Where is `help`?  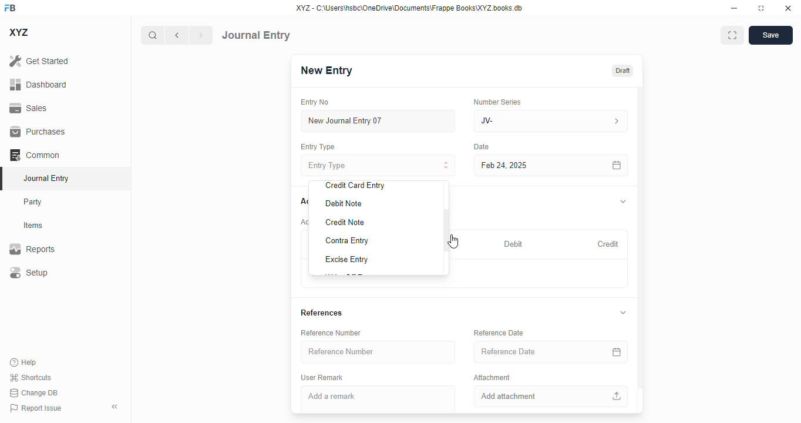
help is located at coordinates (23, 362).